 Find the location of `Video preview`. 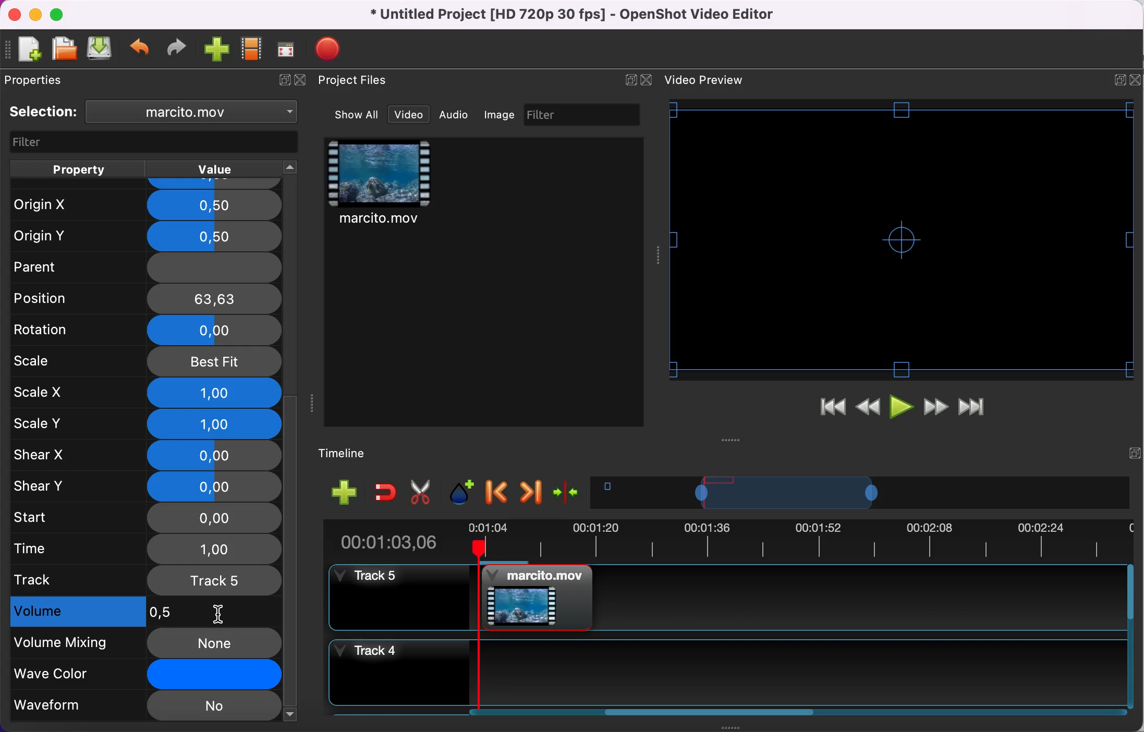

Video preview is located at coordinates (902, 239).